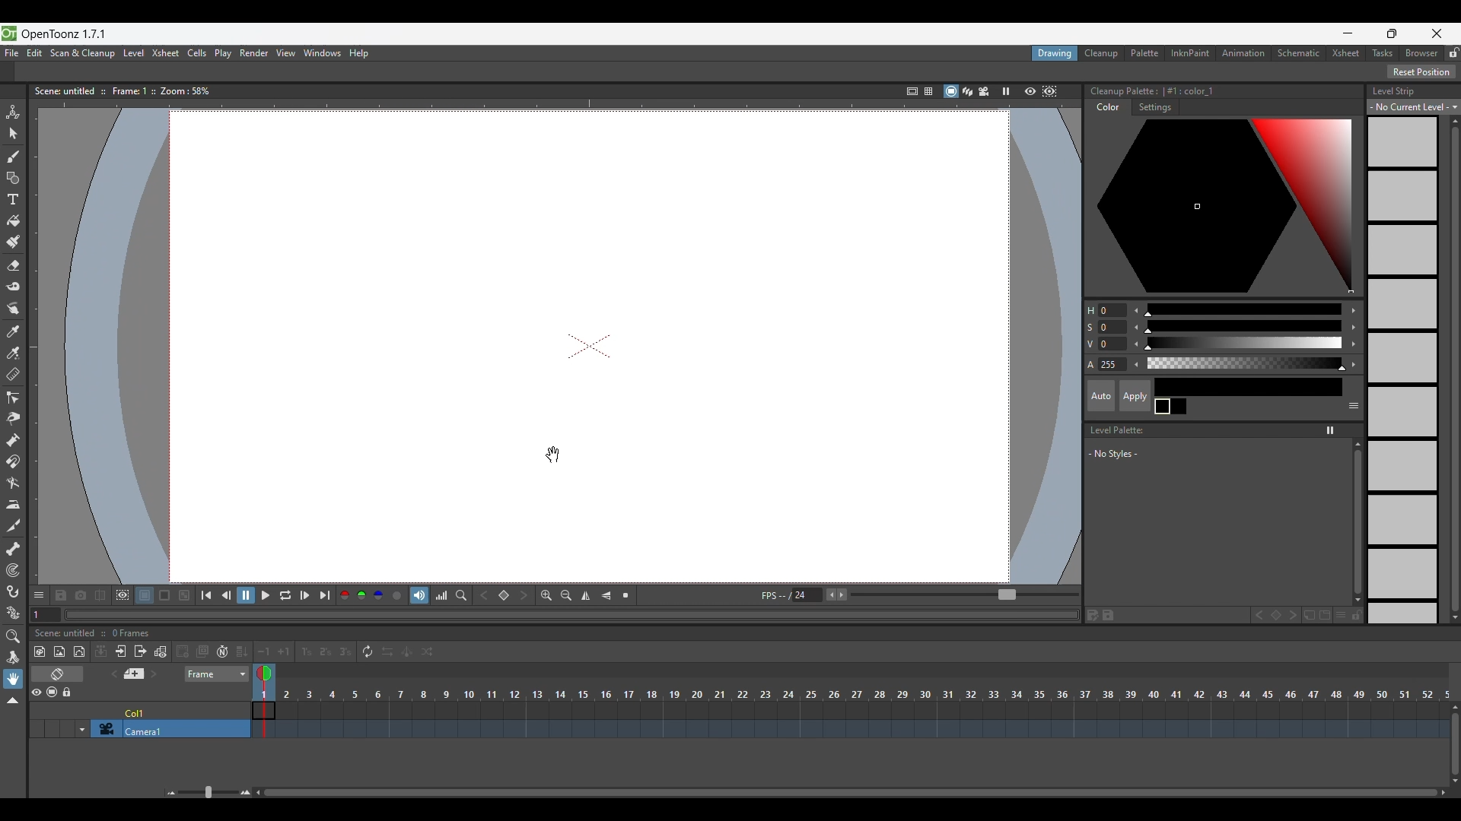 The image size is (1461, 821). What do you see at coordinates (65, 34) in the screenshot?
I see `OpenToonz version` at bounding box center [65, 34].